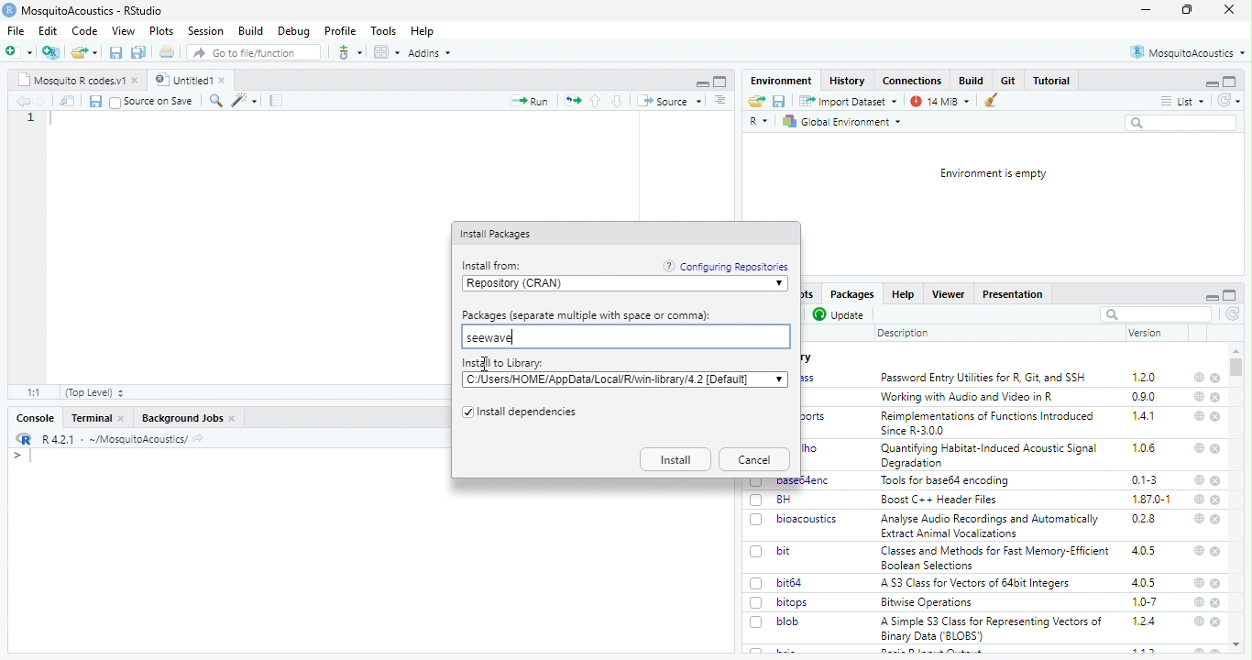 This screenshot has height=660, width=1252. I want to click on File, so click(17, 31).